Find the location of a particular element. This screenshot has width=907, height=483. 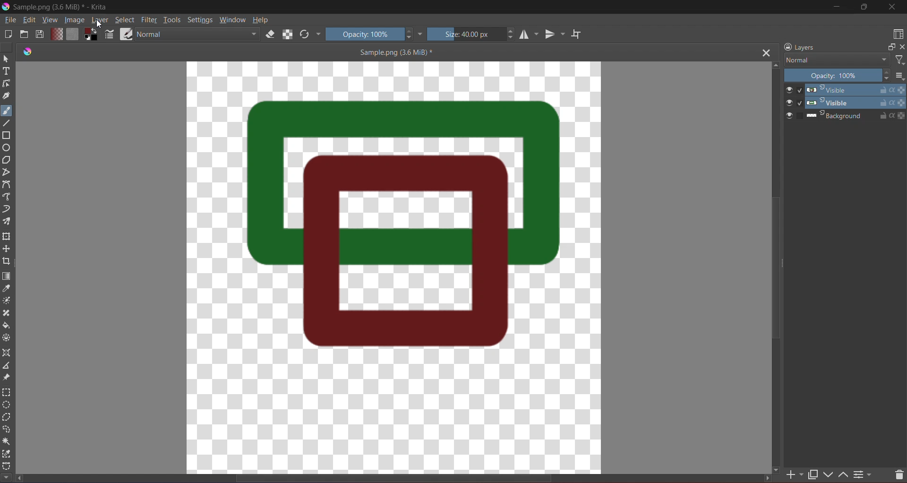

Window is located at coordinates (232, 19).